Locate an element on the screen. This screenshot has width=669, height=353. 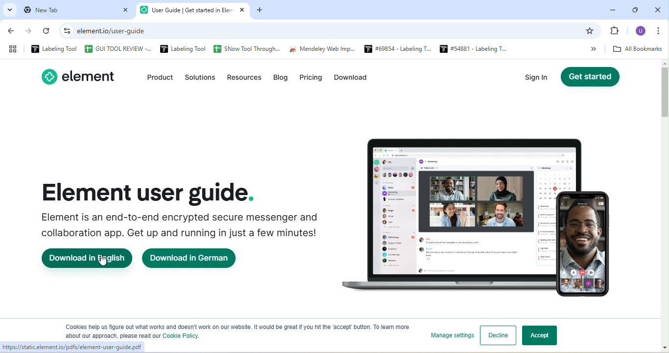
‘Cookies help us figure out what works and doesn't work on our website. It would be great if you hit the ‘accept’ button. To lear more
about our approach, please read our Cookie Policy. is located at coordinates (233, 331).